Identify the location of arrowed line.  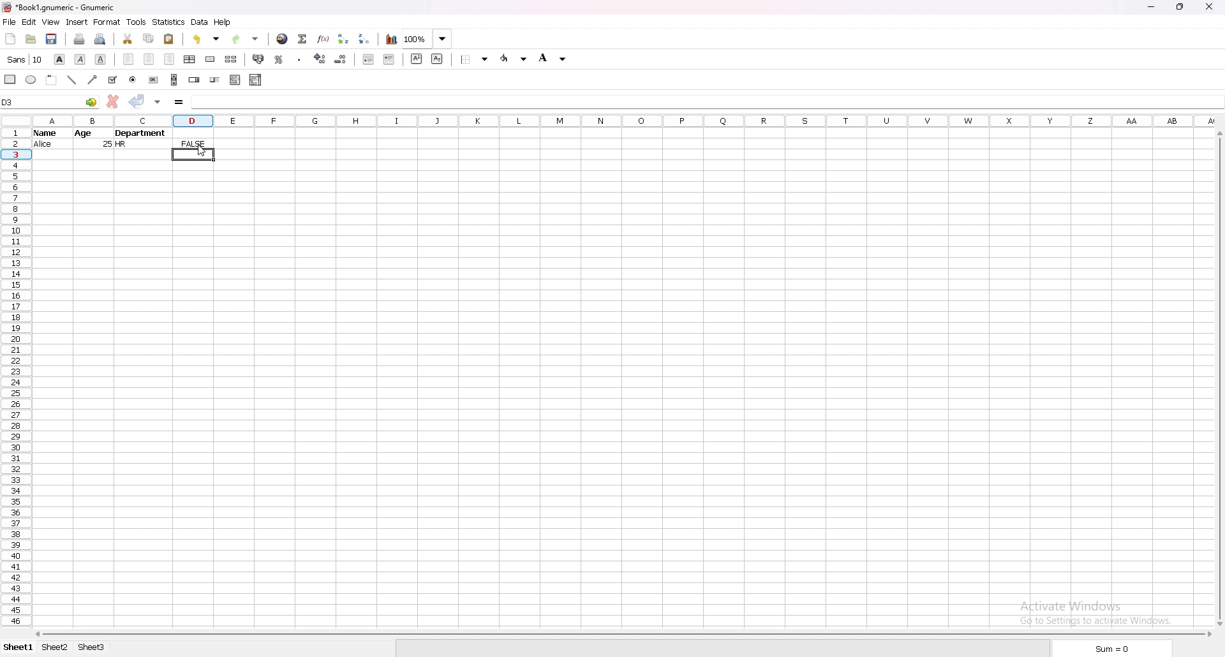
(94, 78).